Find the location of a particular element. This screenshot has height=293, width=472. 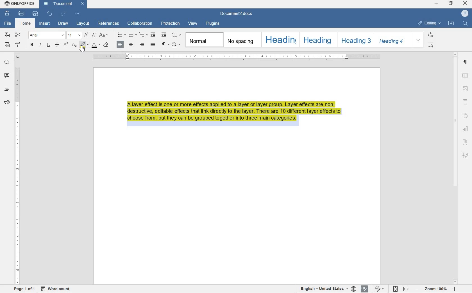

NO SPACING is located at coordinates (241, 40).